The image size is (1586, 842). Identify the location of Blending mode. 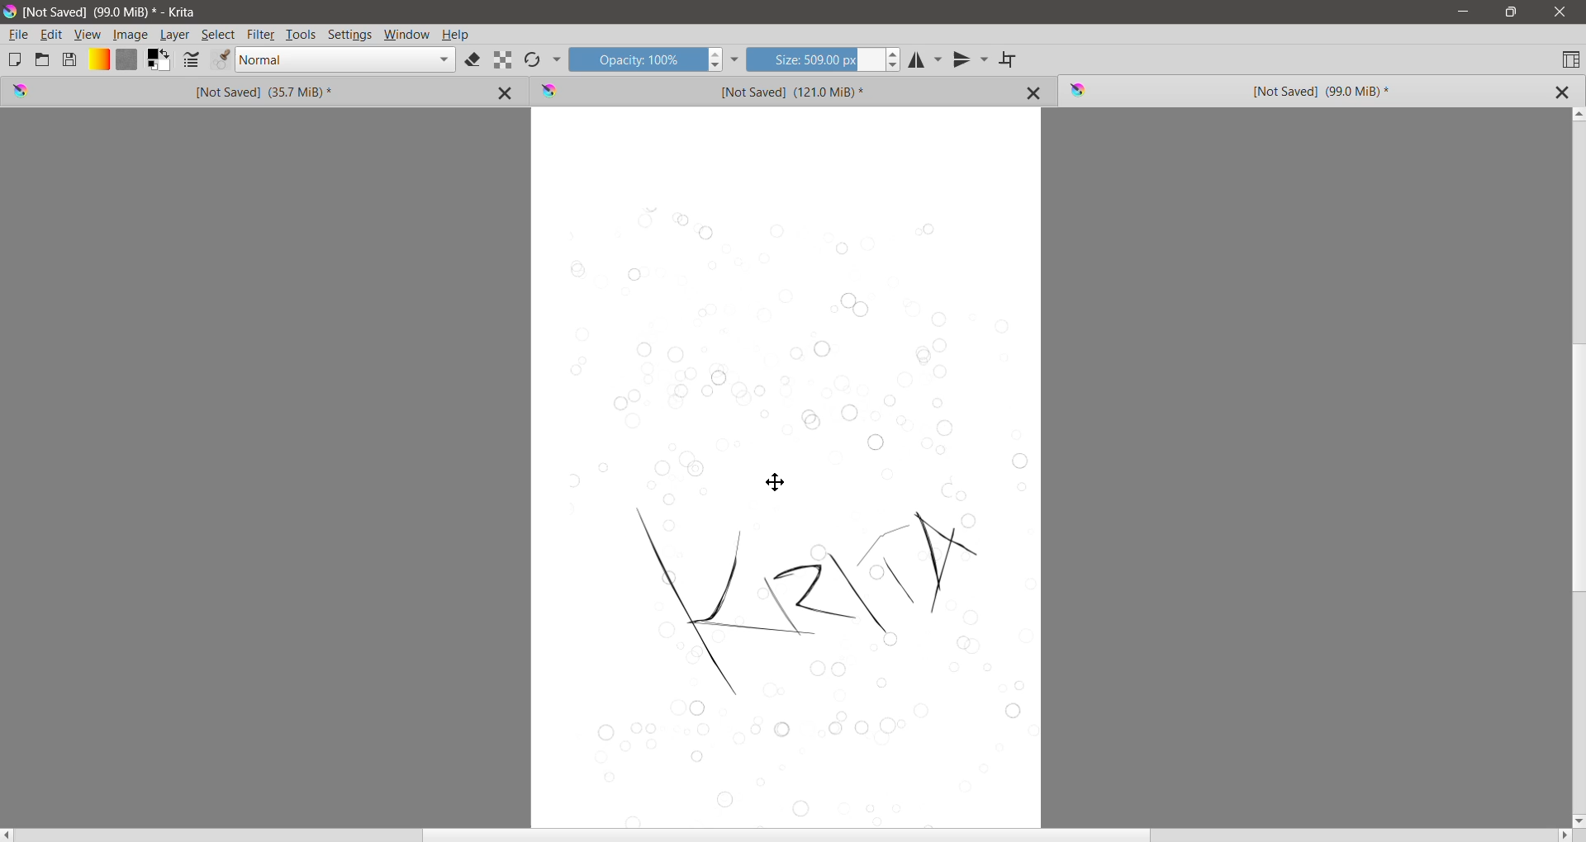
(345, 60).